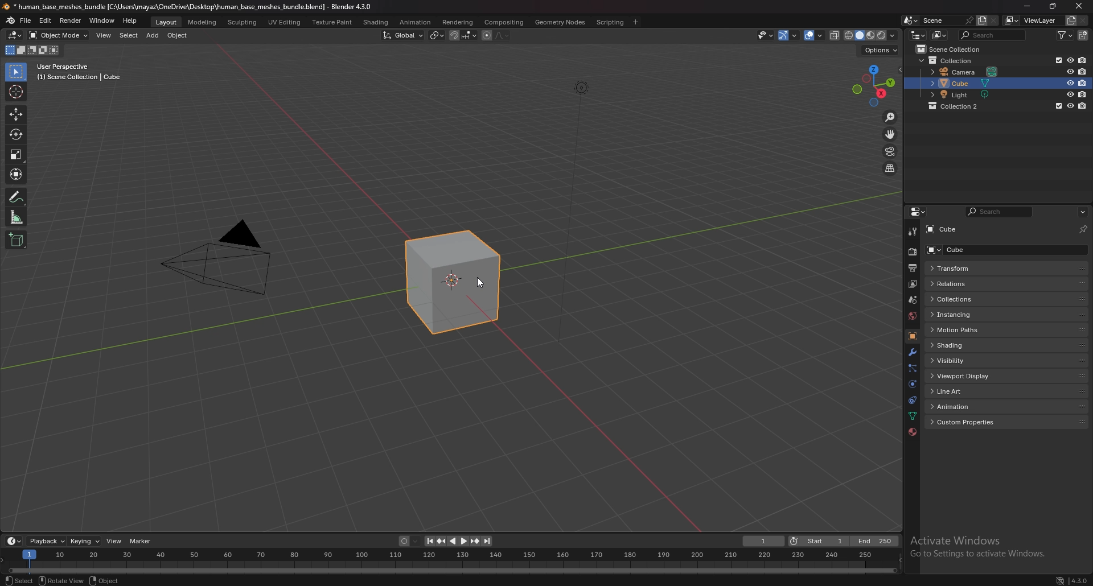  I want to click on zoom, so click(890, 117).